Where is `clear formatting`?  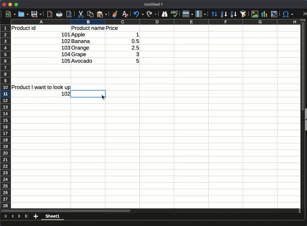 clear formatting is located at coordinates (126, 14).